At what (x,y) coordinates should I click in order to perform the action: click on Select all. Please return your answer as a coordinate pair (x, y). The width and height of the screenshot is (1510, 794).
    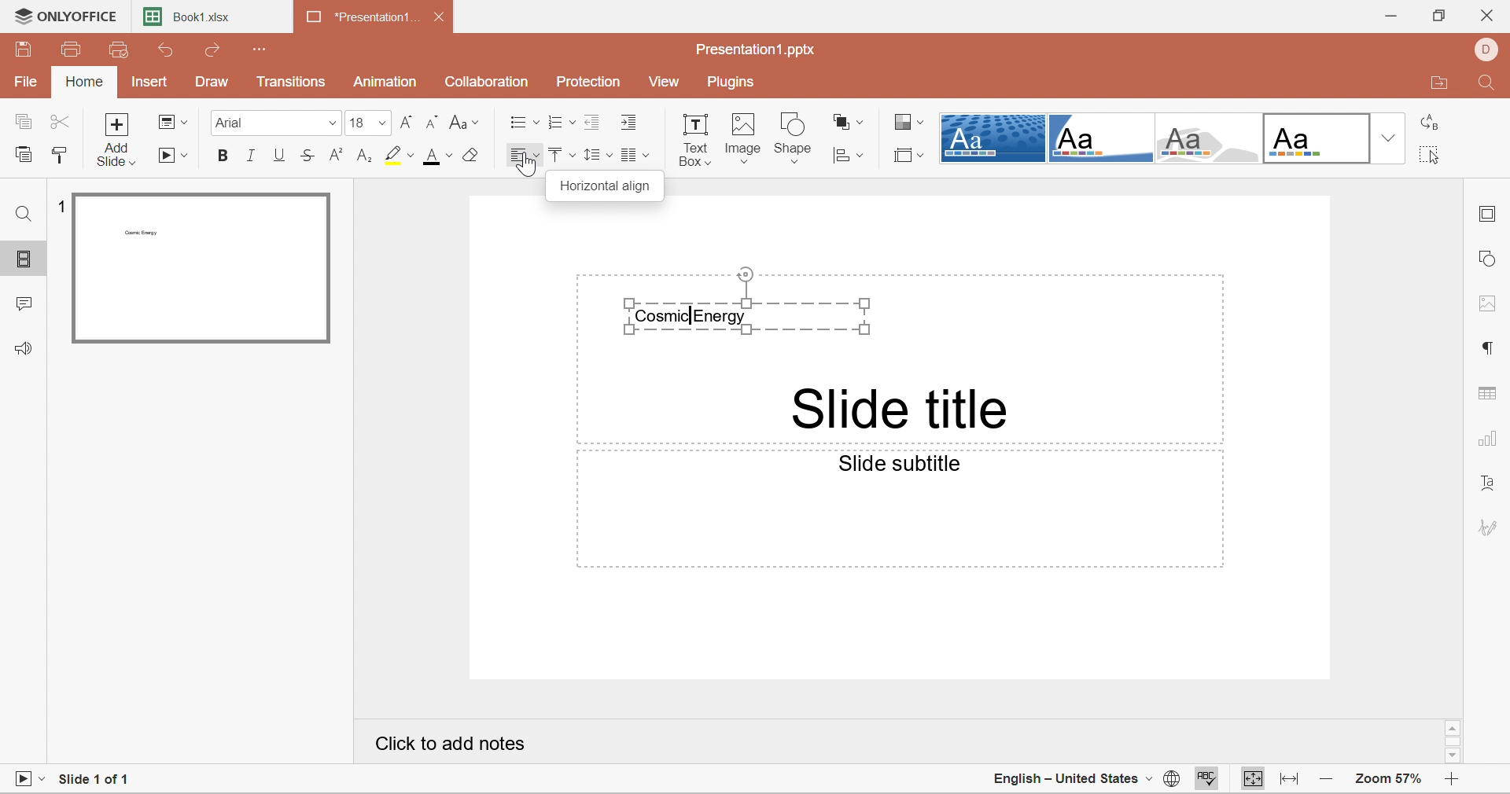
    Looking at the image, I should click on (1431, 154).